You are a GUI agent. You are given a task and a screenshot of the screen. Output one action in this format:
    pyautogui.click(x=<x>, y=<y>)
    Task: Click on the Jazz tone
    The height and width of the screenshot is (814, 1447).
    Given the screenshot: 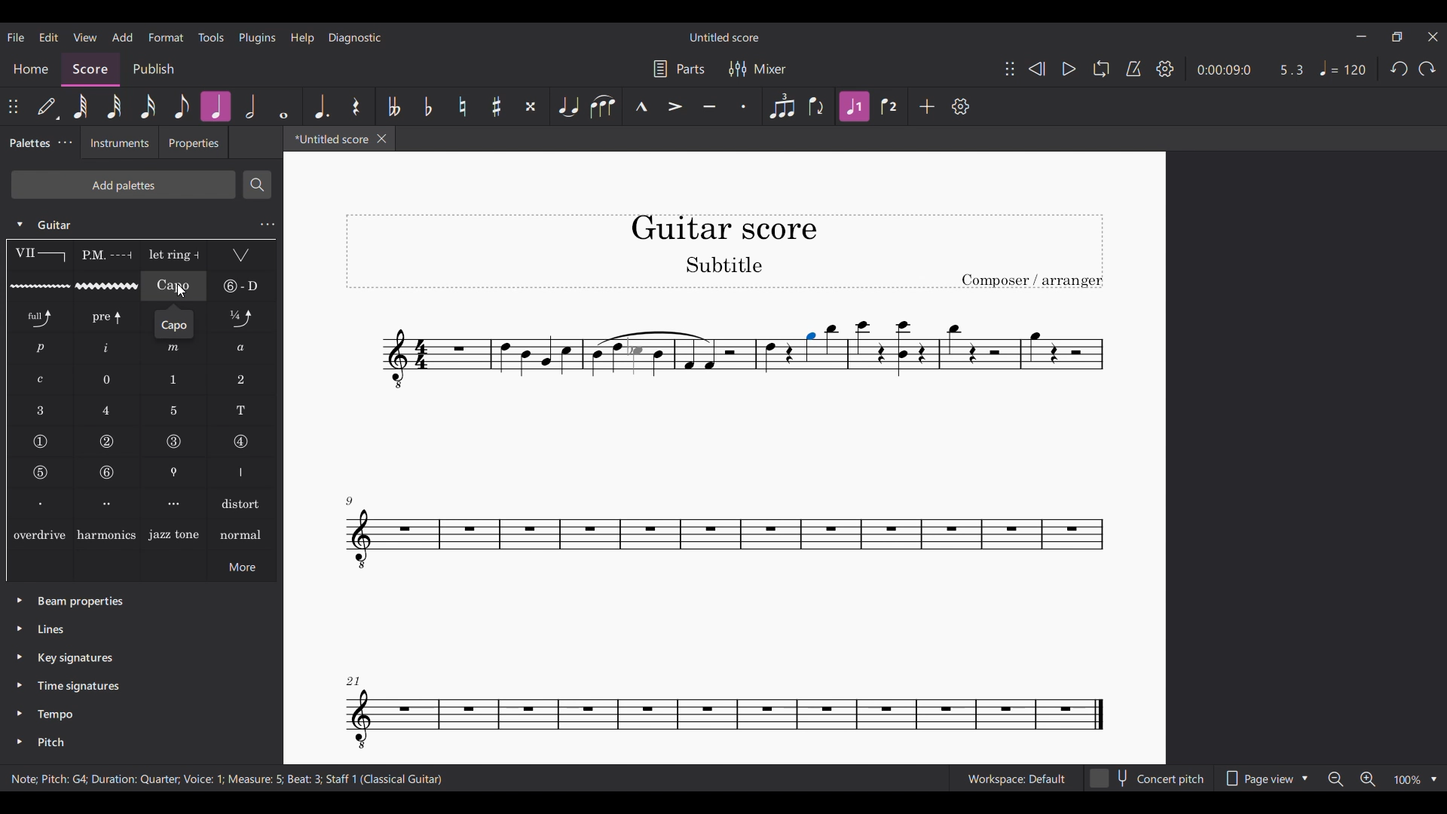 What is the action you would take?
    pyautogui.click(x=174, y=534)
    